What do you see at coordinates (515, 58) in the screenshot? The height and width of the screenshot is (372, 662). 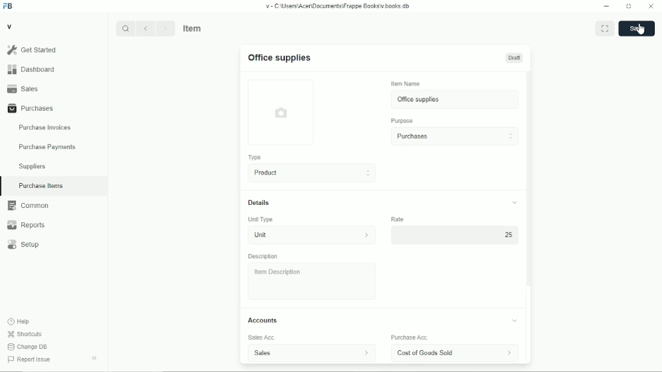 I see `draft` at bounding box center [515, 58].